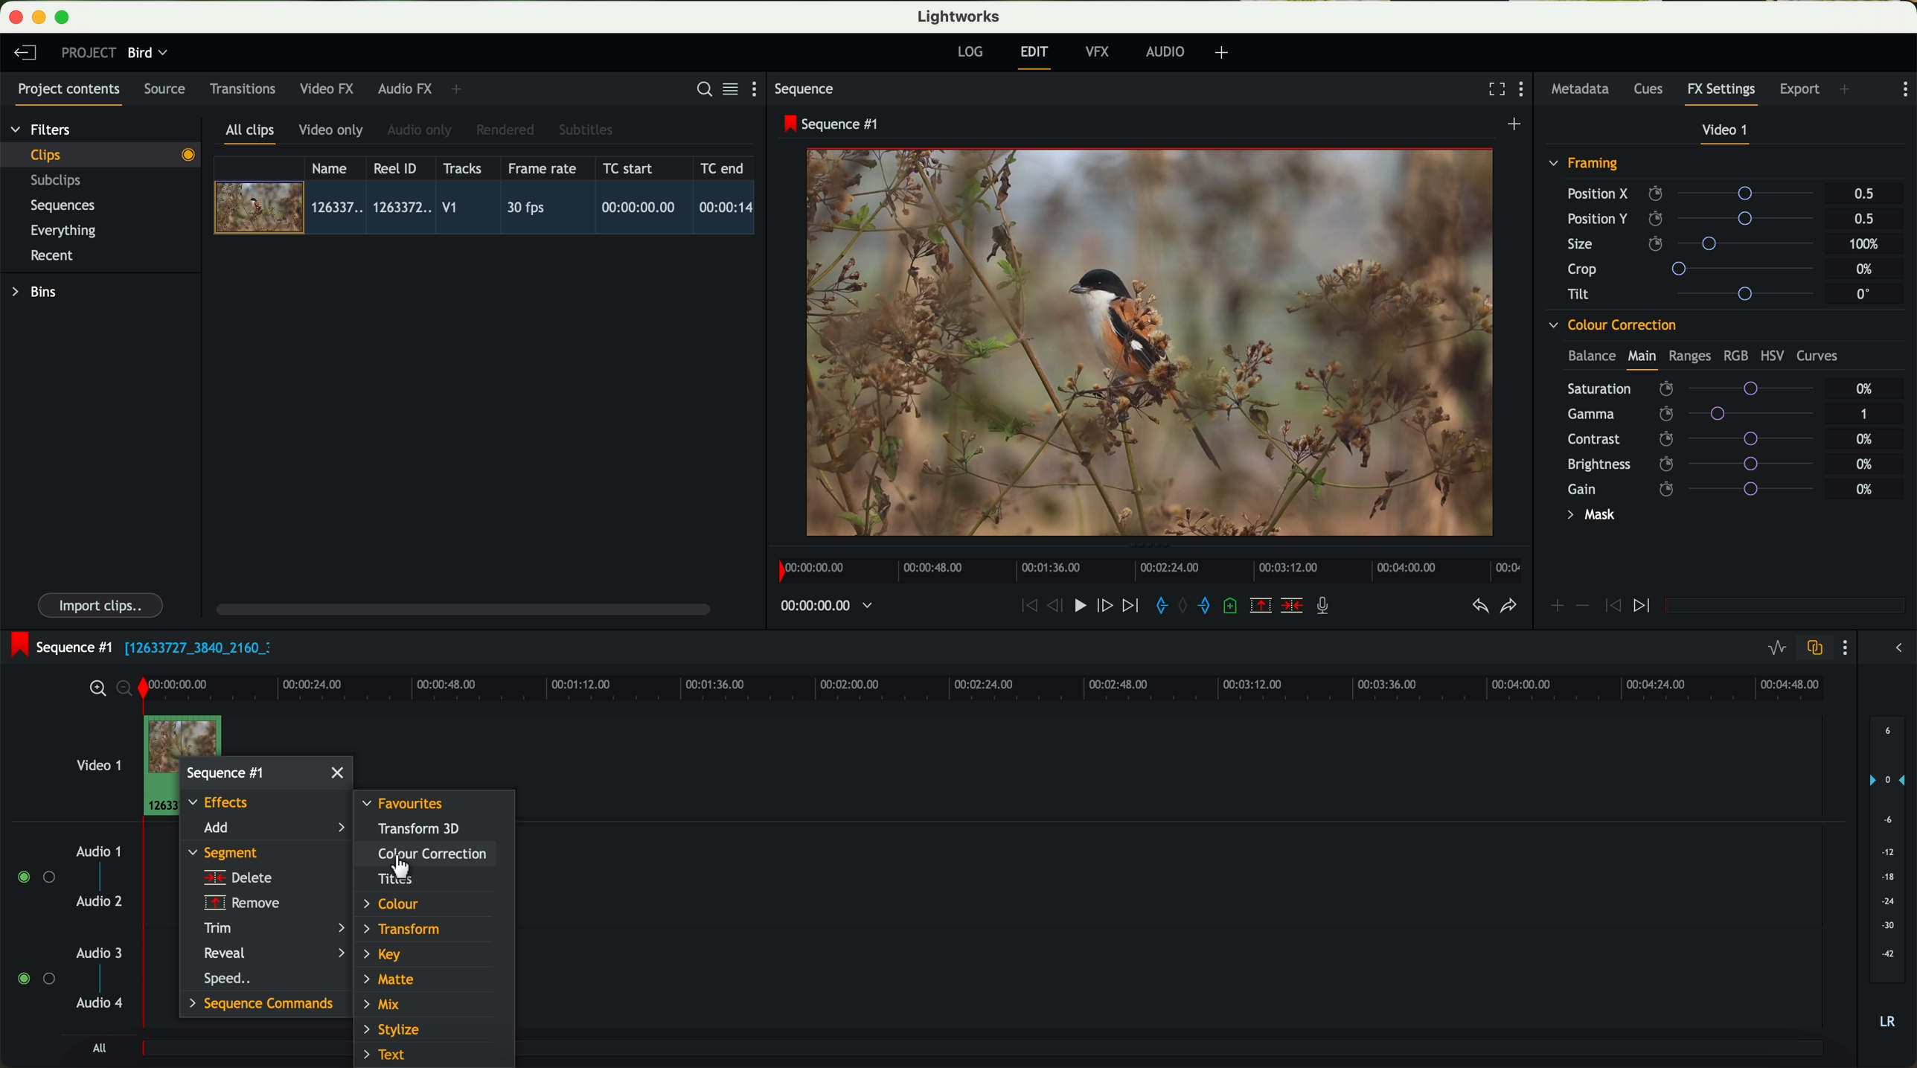 This screenshot has height=1068, width=1917. I want to click on cues, so click(1653, 90).